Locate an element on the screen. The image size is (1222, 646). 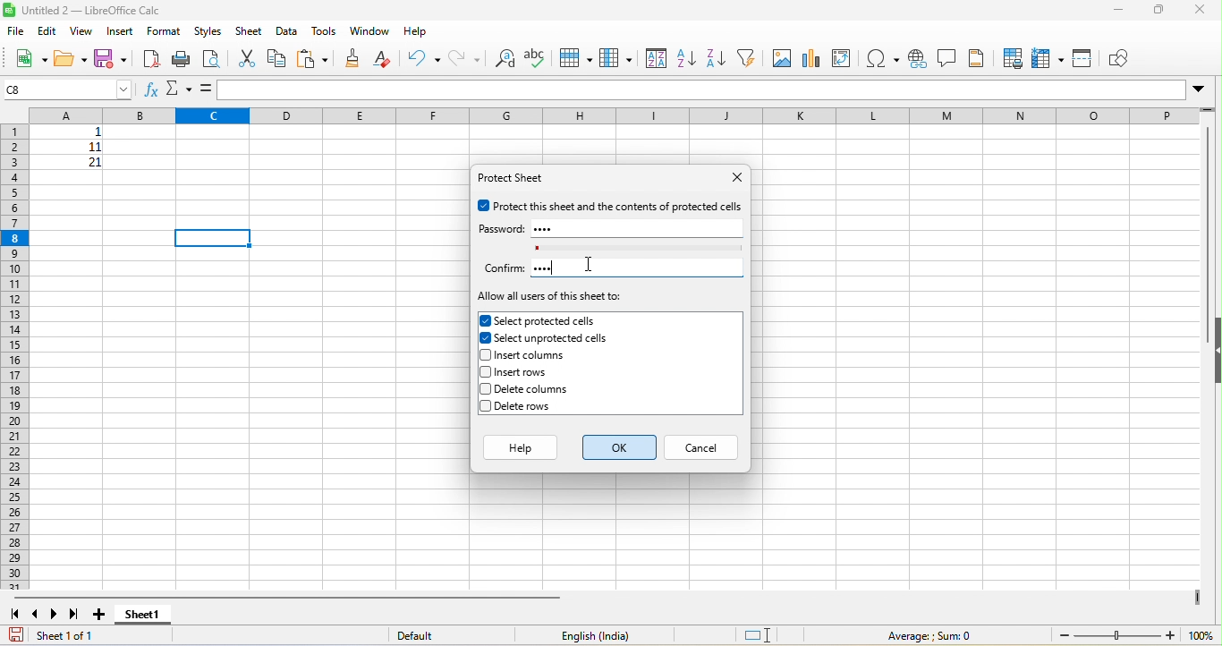
delete columns is located at coordinates (550, 391).